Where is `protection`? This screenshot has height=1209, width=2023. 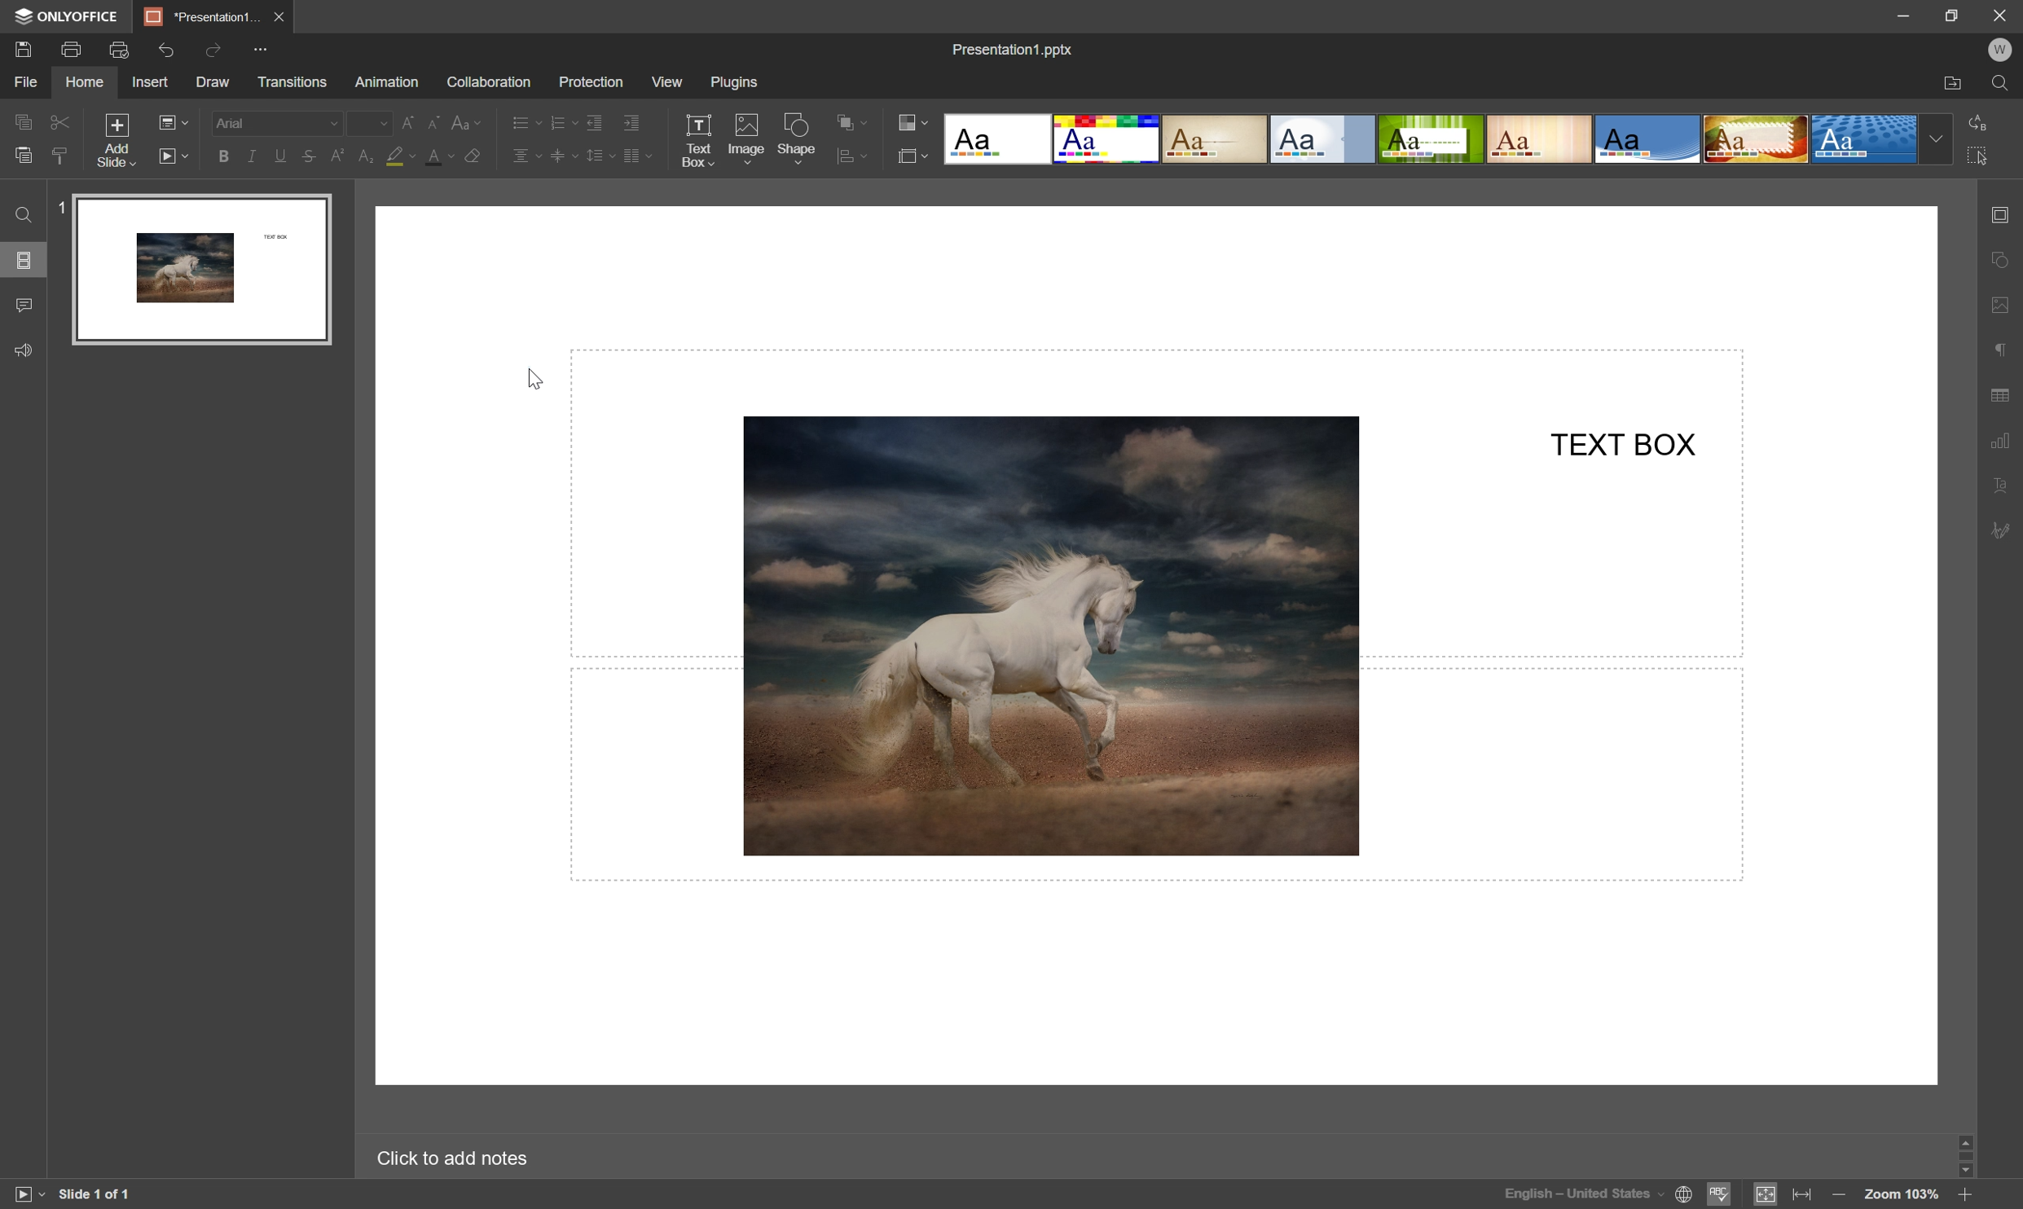 protection is located at coordinates (589, 82).